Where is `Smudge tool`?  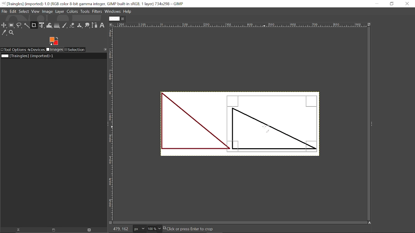
Smudge tool is located at coordinates (87, 26).